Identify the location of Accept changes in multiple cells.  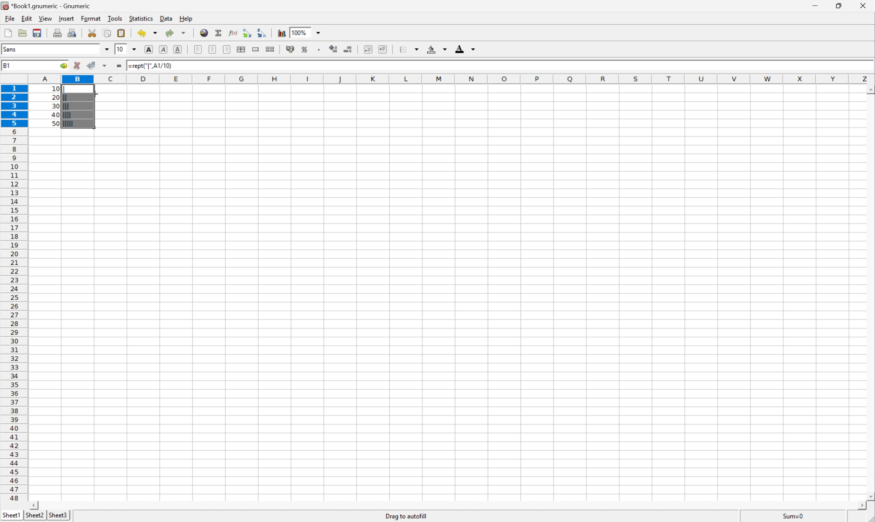
(106, 66).